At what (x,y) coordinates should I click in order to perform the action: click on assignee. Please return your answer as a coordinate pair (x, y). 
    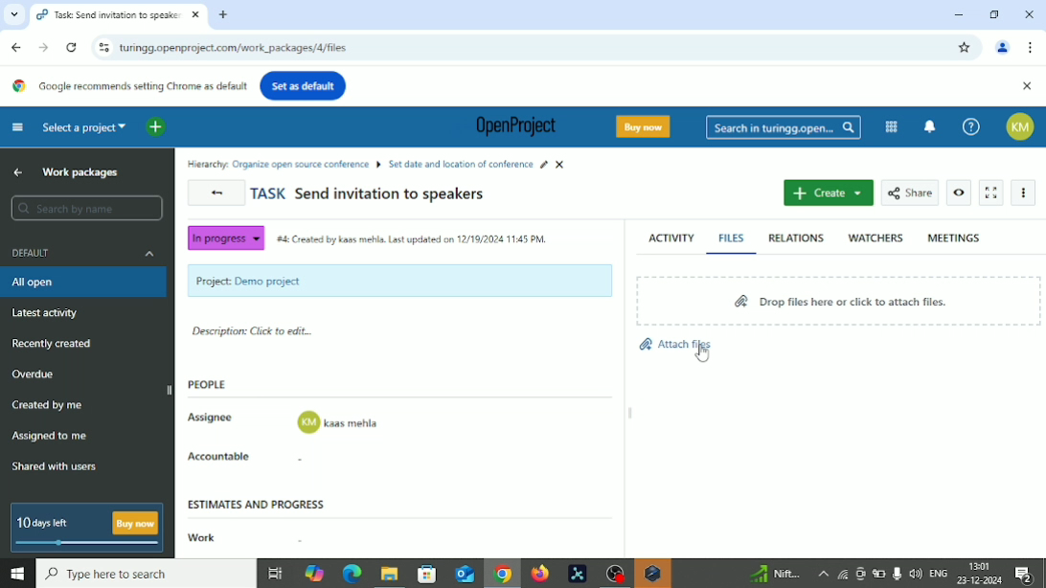
    Looking at the image, I should click on (339, 423).